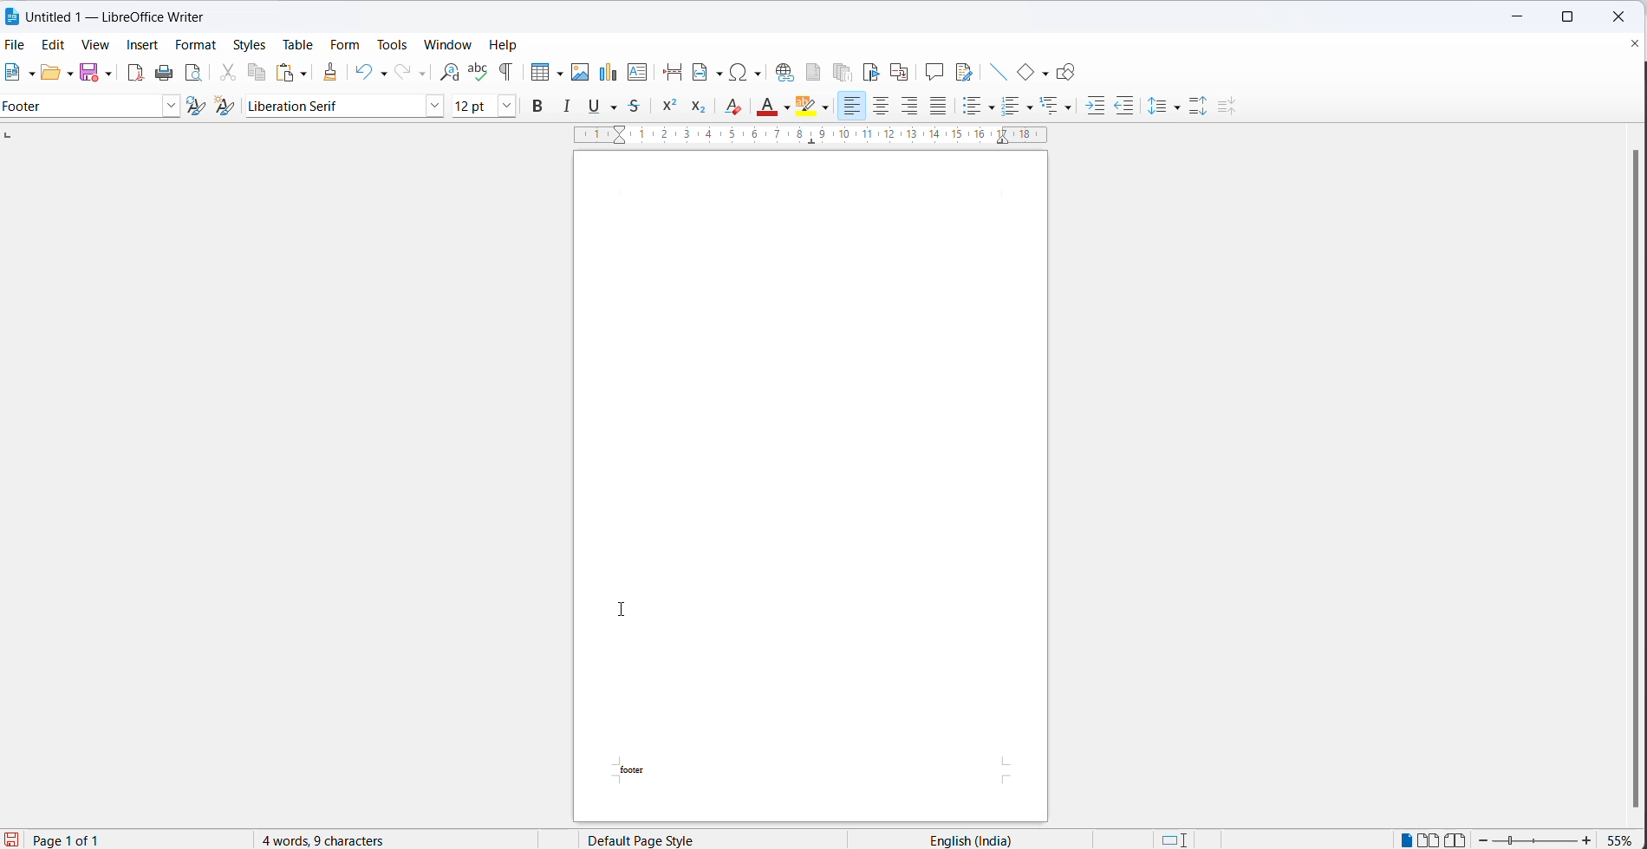 The image size is (1647, 849). Describe the element at coordinates (10, 840) in the screenshot. I see `save` at that location.